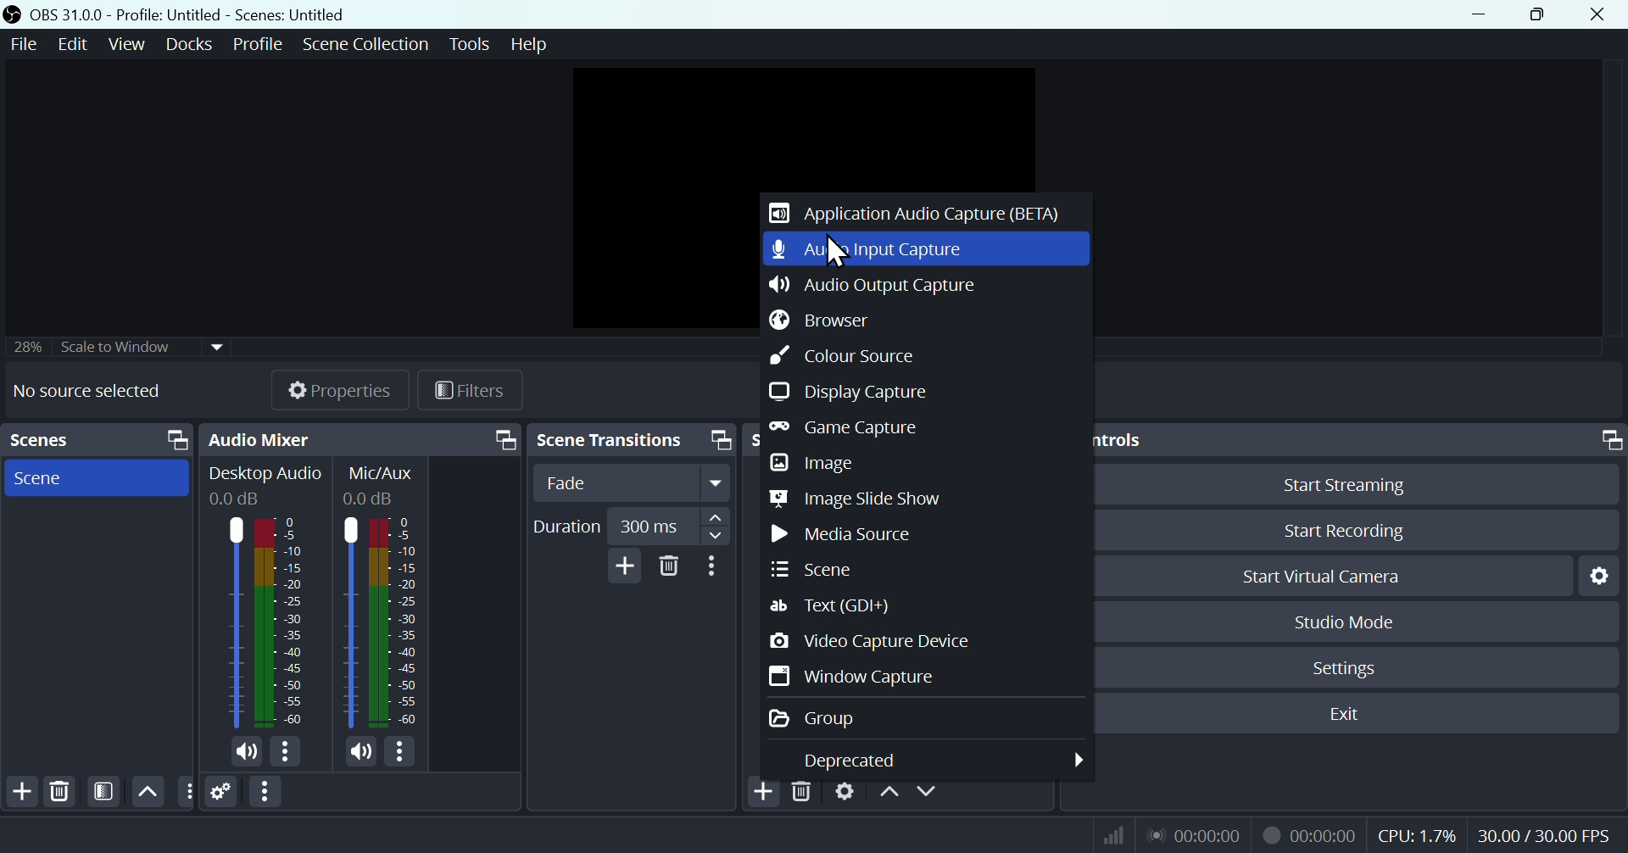  Describe the element at coordinates (248, 755) in the screenshot. I see `(un)mute` at that location.